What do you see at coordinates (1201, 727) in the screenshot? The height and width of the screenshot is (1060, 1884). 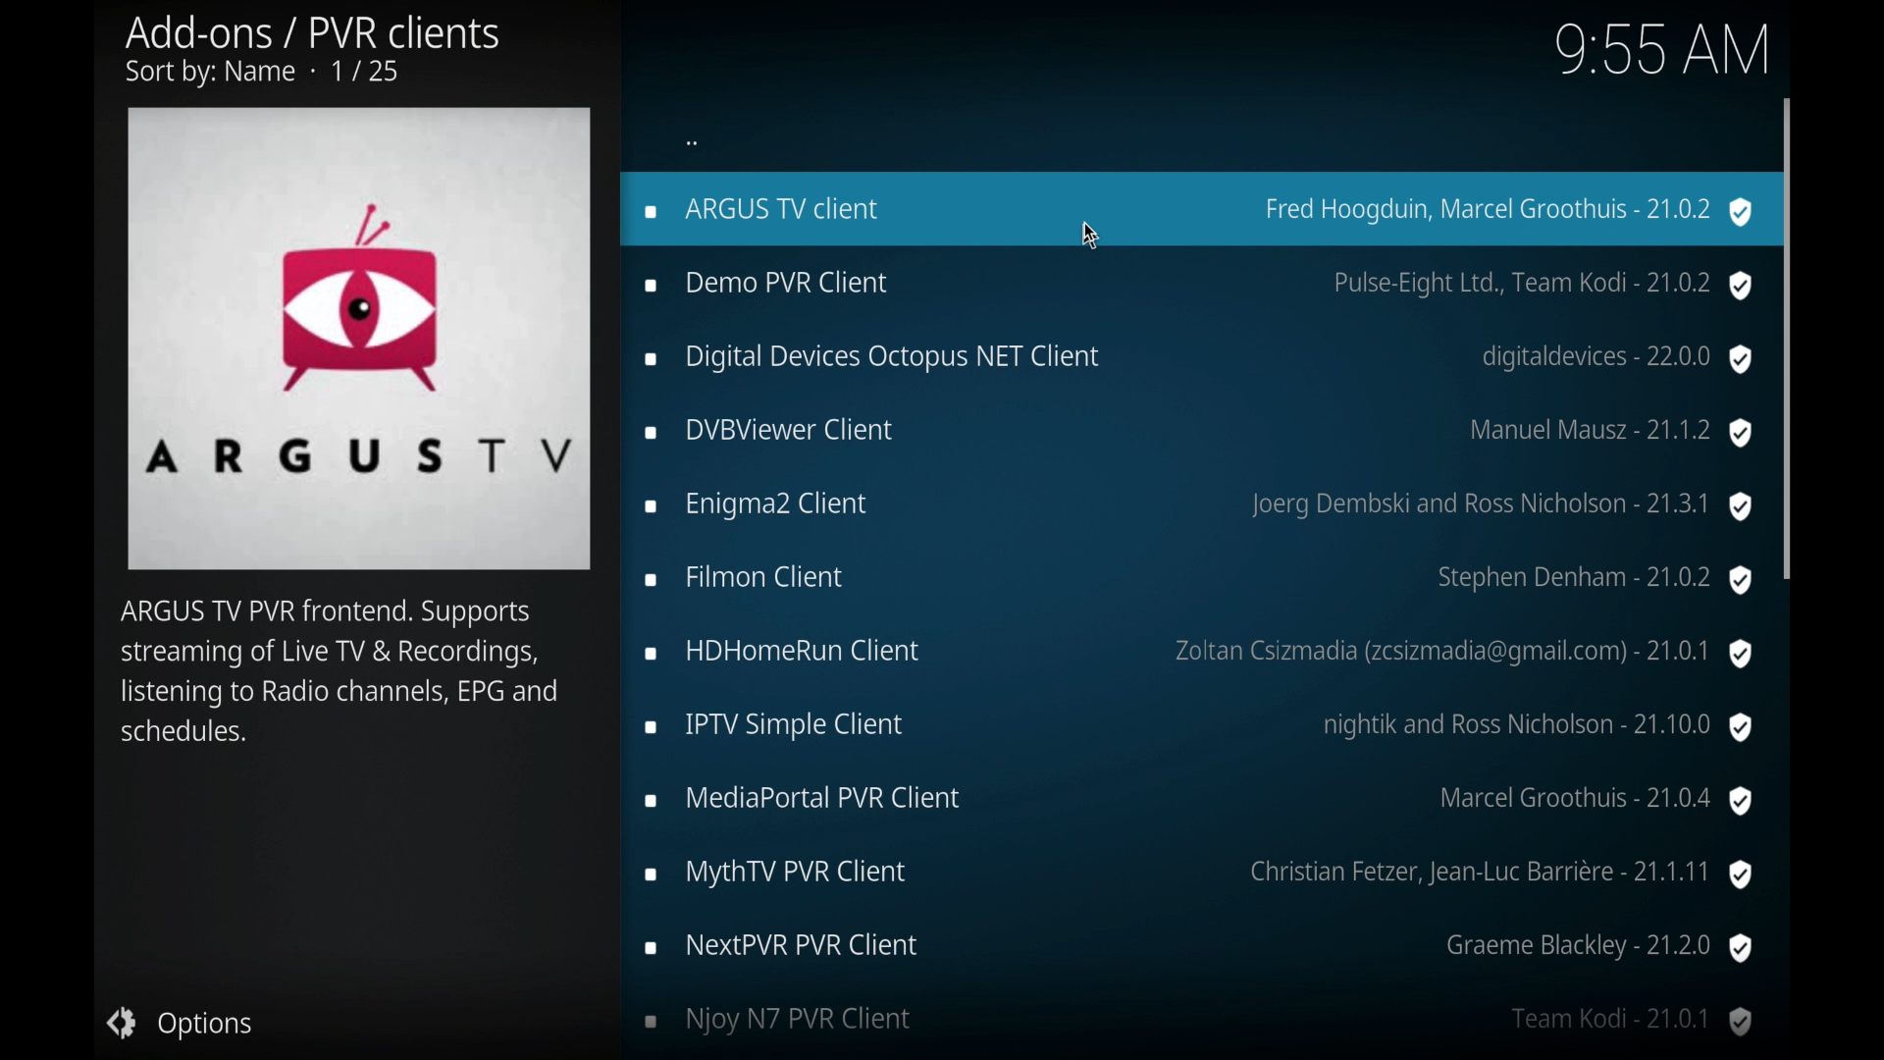 I see `iptv ` at bounding box center [1201, 727].